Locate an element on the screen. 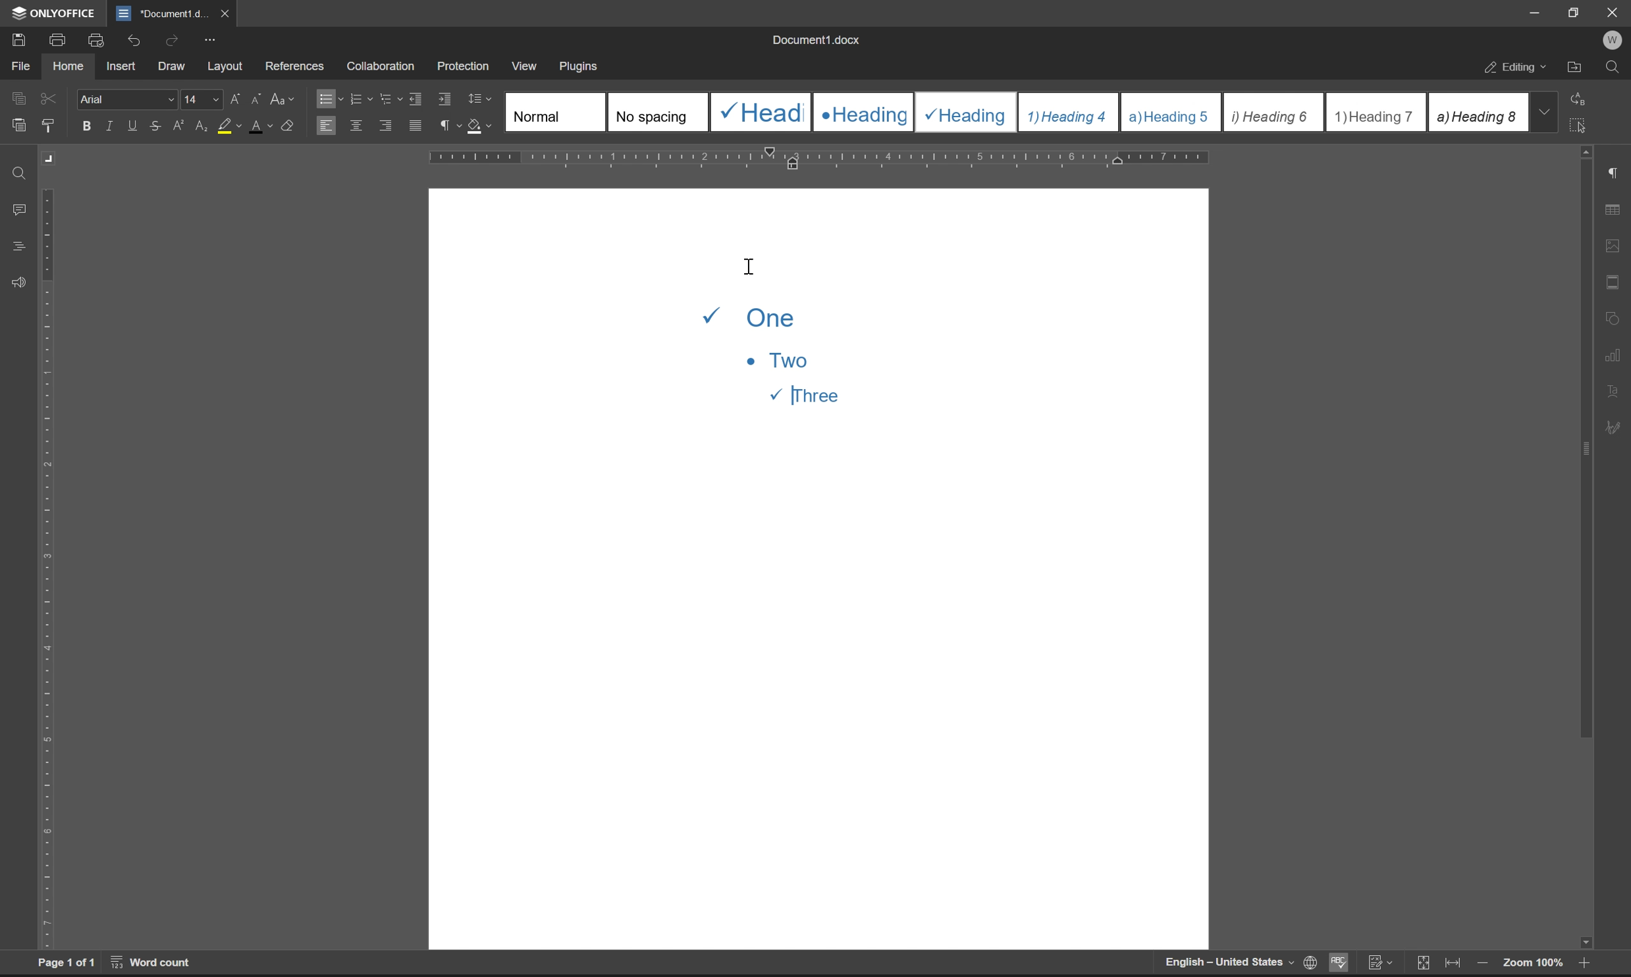  replace is located at coordinates (1582, 97).